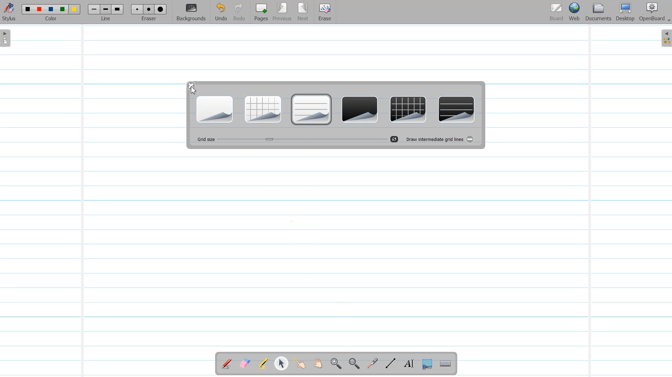 Image resolution: width=672 pixels, height=377 pixels. I want to click on Rural Grid Background, so click(335, 251).